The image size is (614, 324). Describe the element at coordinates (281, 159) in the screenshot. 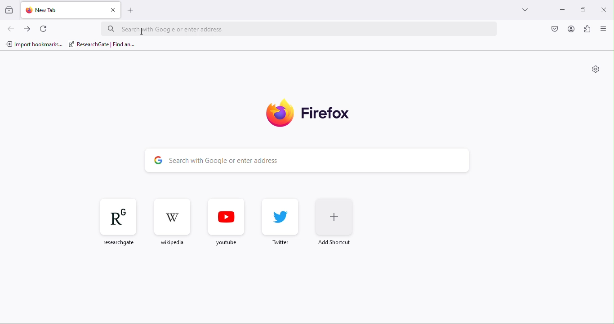

I see `search bar` at that location.